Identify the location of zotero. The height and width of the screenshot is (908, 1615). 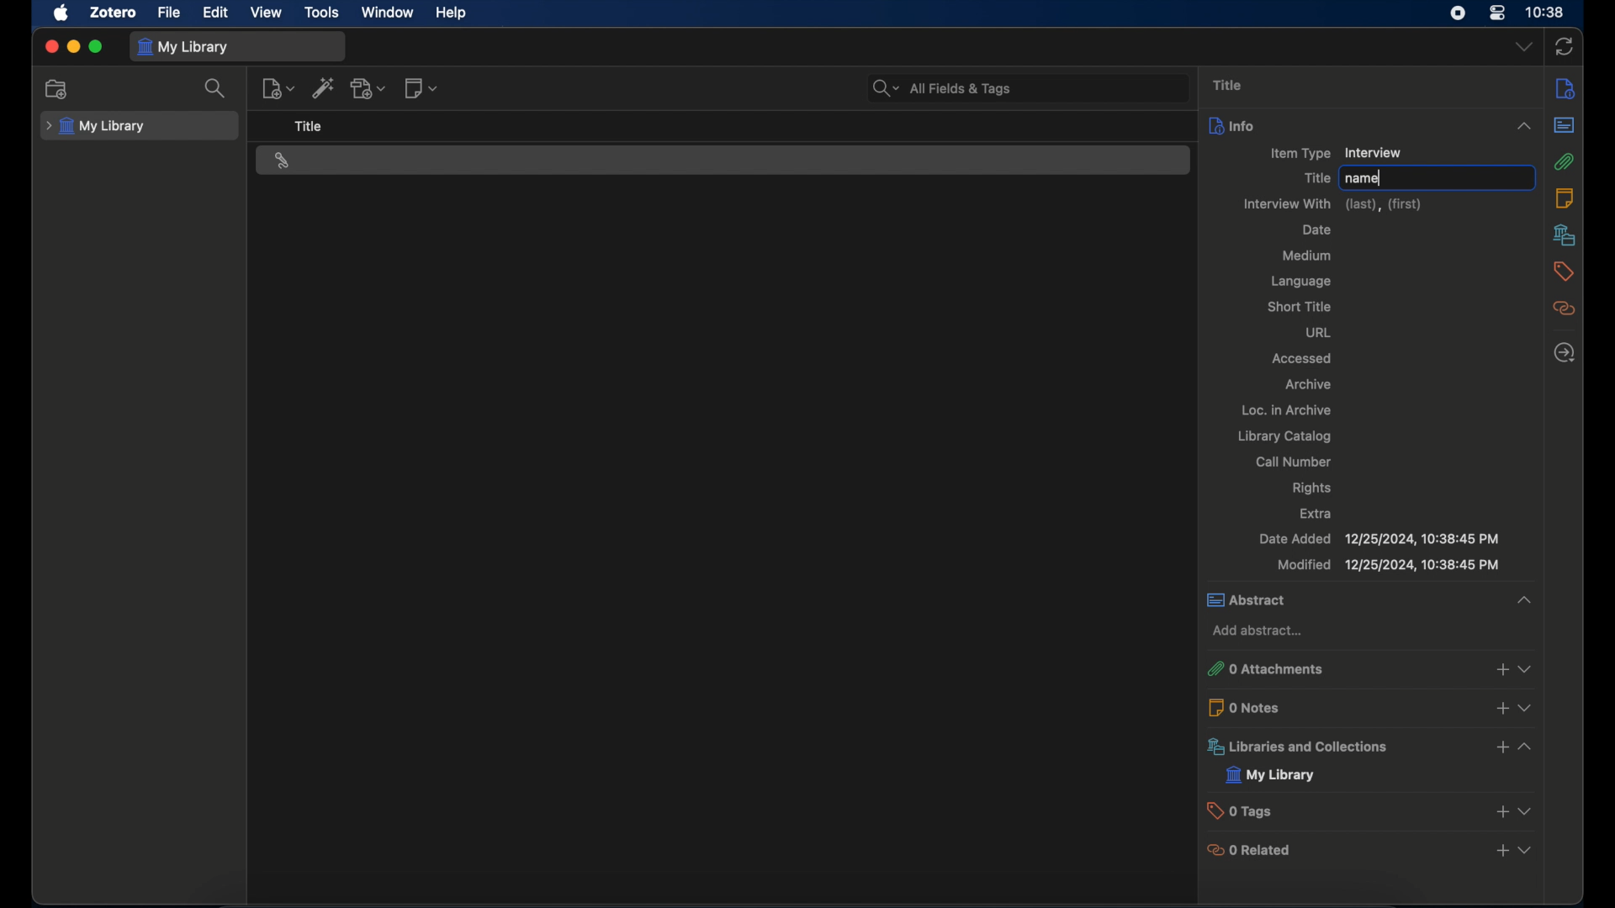
(115, 13).